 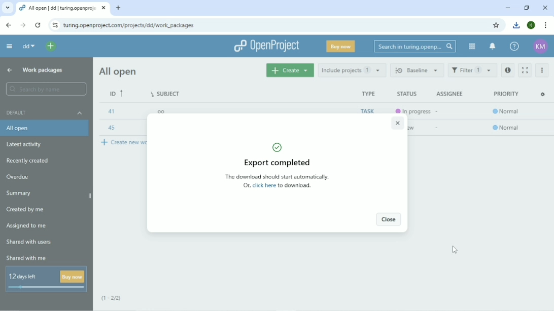 What do you see at coordinates (449, 94) in the screenshot?
I see `Assignee` at bounding box center [449, 94].